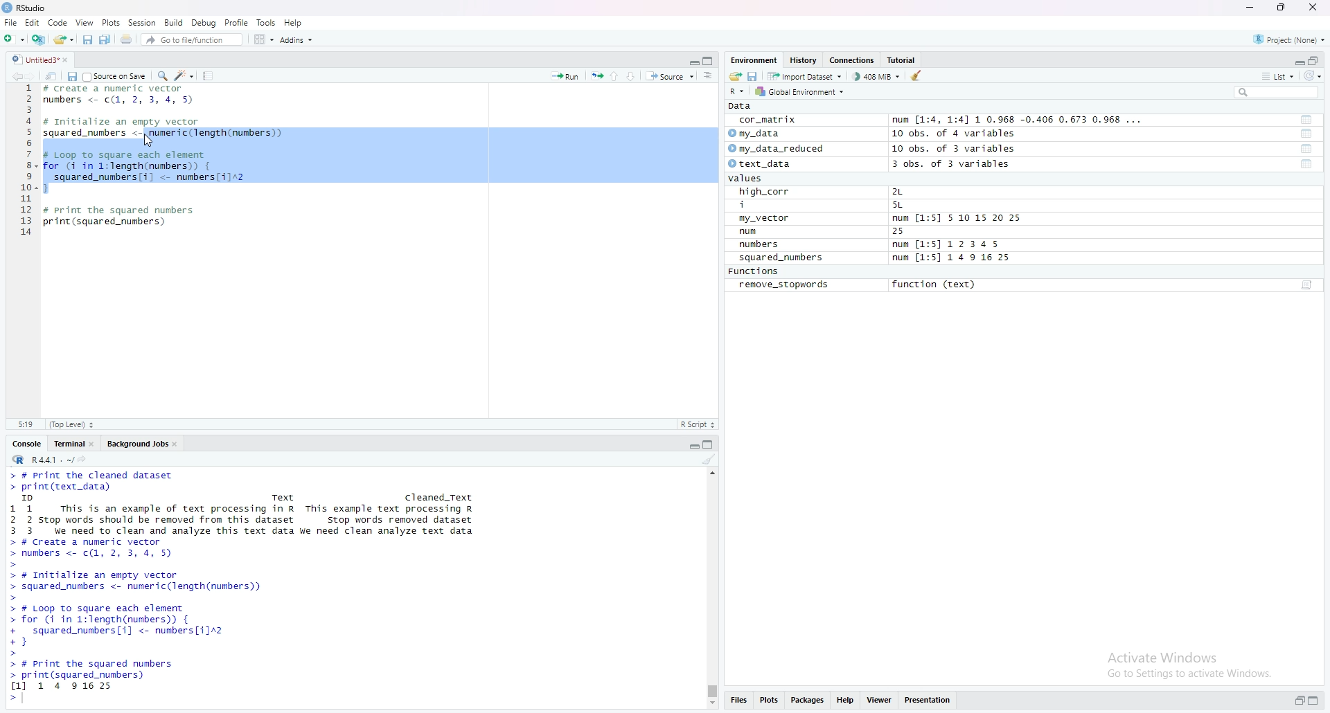  I want to click on # Loop to square each element

for (i in 1:length(nunbers)) {
squared_numbers(i] <- numbers [i142

}, so click(148, 170).